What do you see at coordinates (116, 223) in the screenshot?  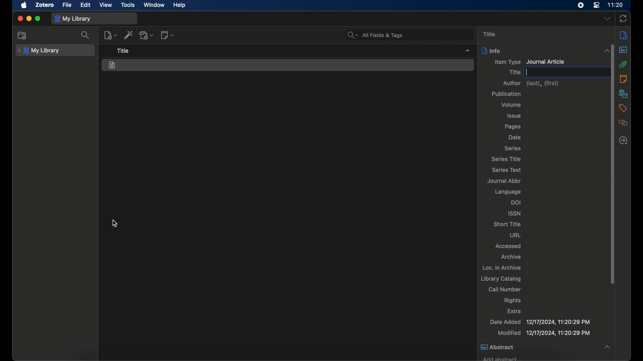 I see `cursor` at bounding box center [116, 223].